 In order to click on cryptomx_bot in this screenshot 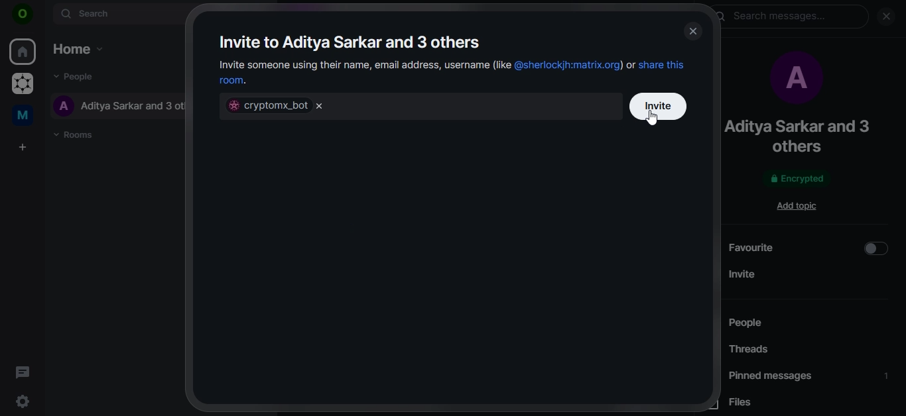, I will do `click(285, 106)`.